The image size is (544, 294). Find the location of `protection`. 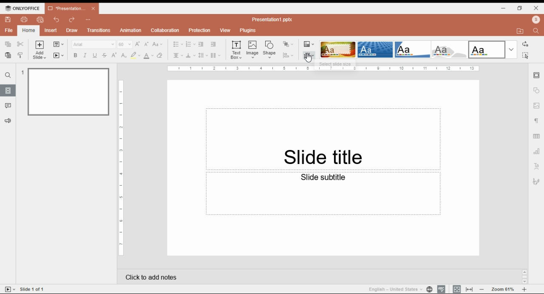

protection is located at coordinates (199, 31).